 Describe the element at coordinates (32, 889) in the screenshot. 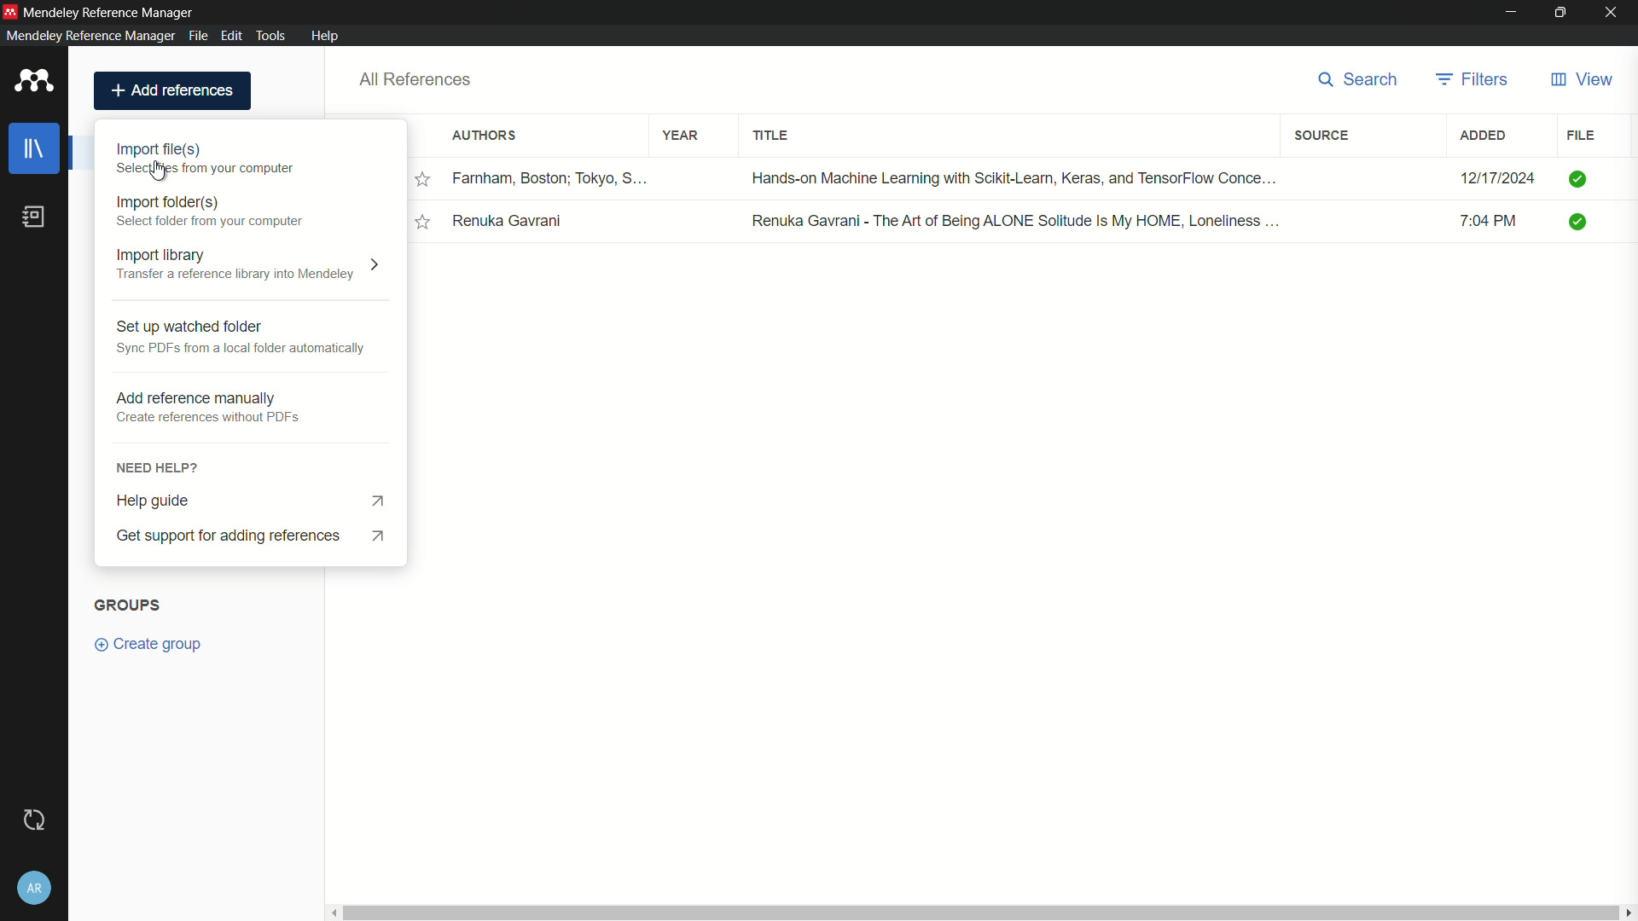

I see `account and settings` at that location.